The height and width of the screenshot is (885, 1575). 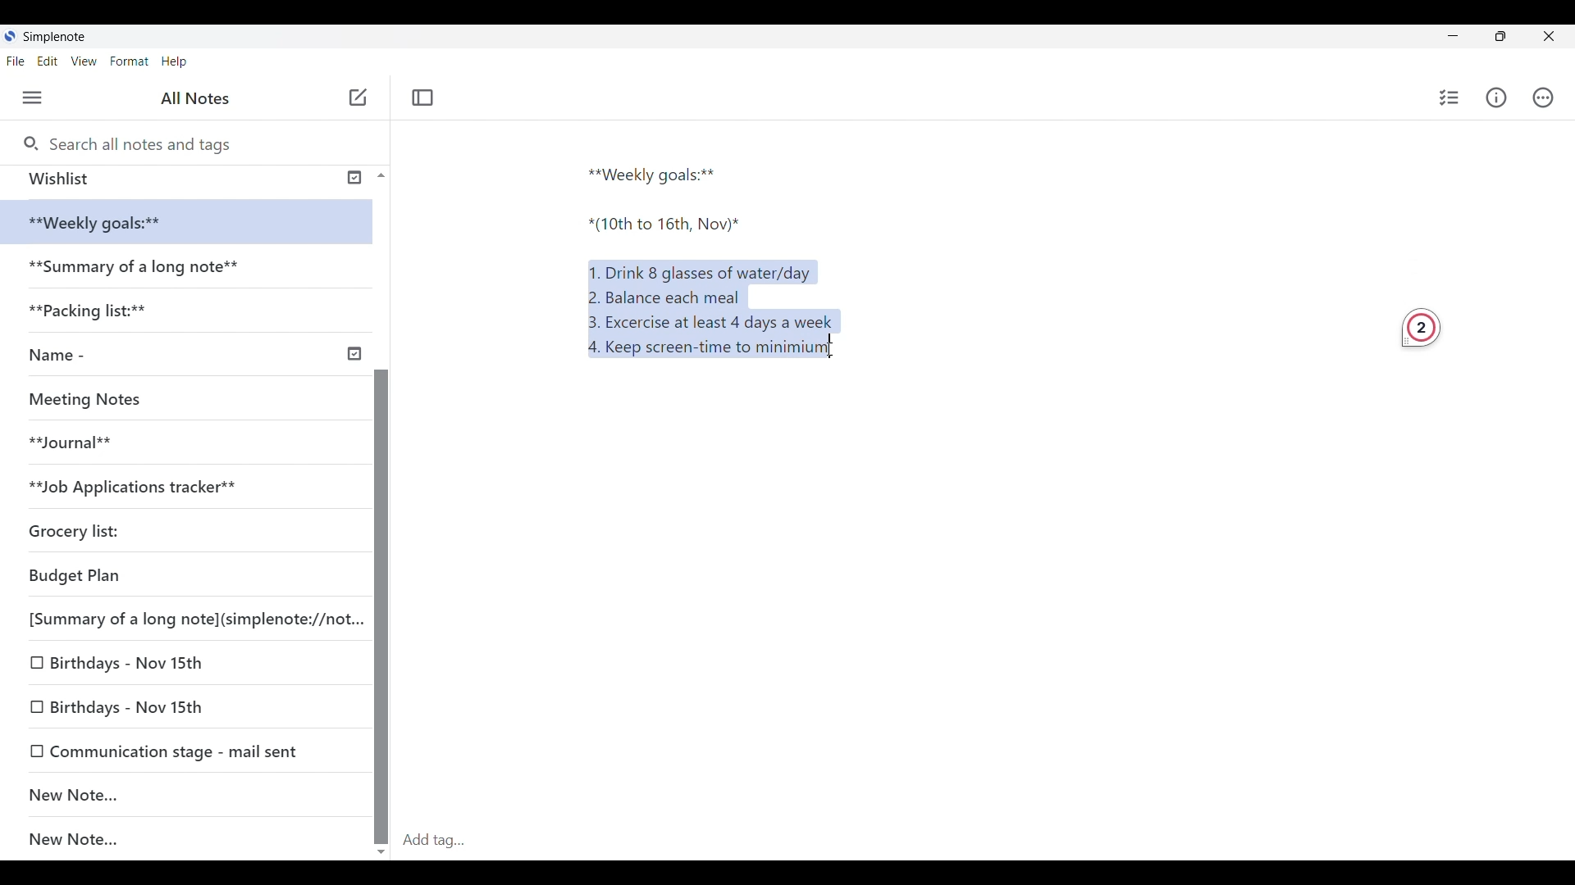 What do you see at coordinates (39, 98) in the screenshot?
I see `Menu • ctrl + shift + u` at bounding box center [39, 98].